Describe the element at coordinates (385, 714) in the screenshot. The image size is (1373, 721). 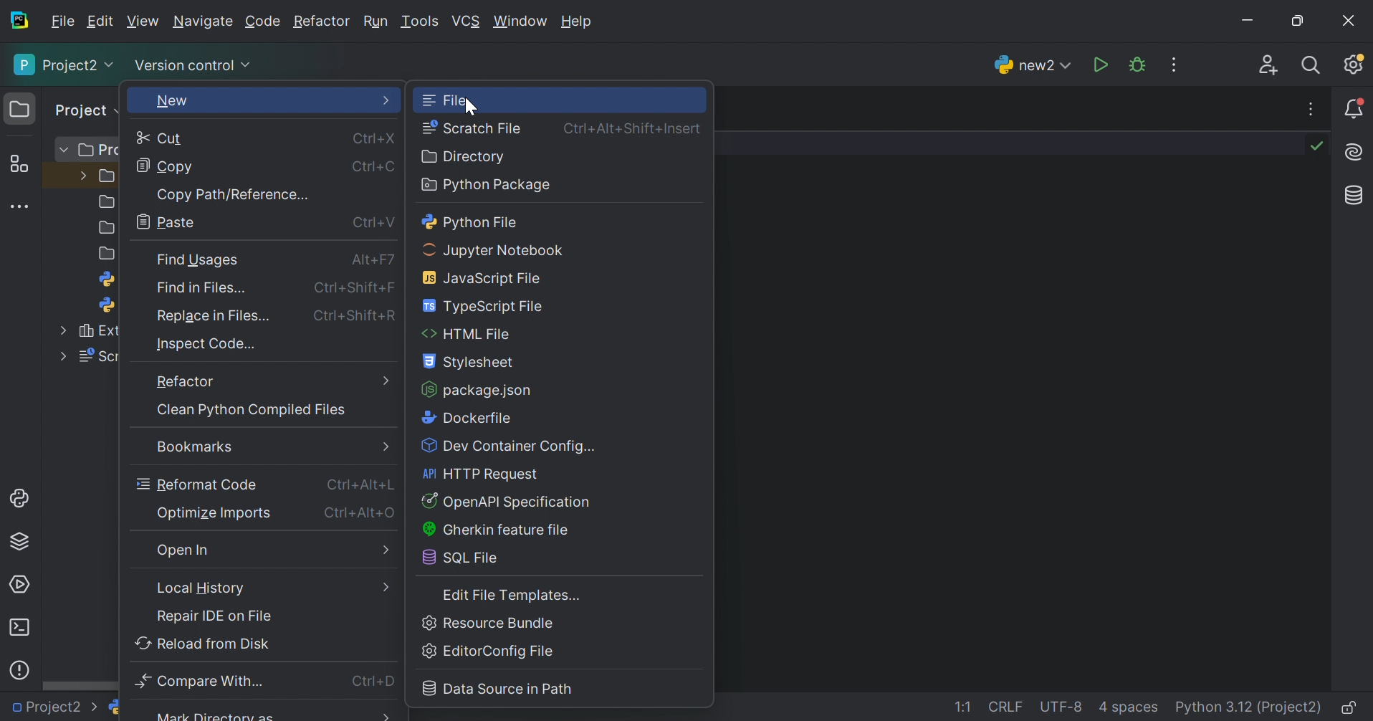
I see `More` at that location.